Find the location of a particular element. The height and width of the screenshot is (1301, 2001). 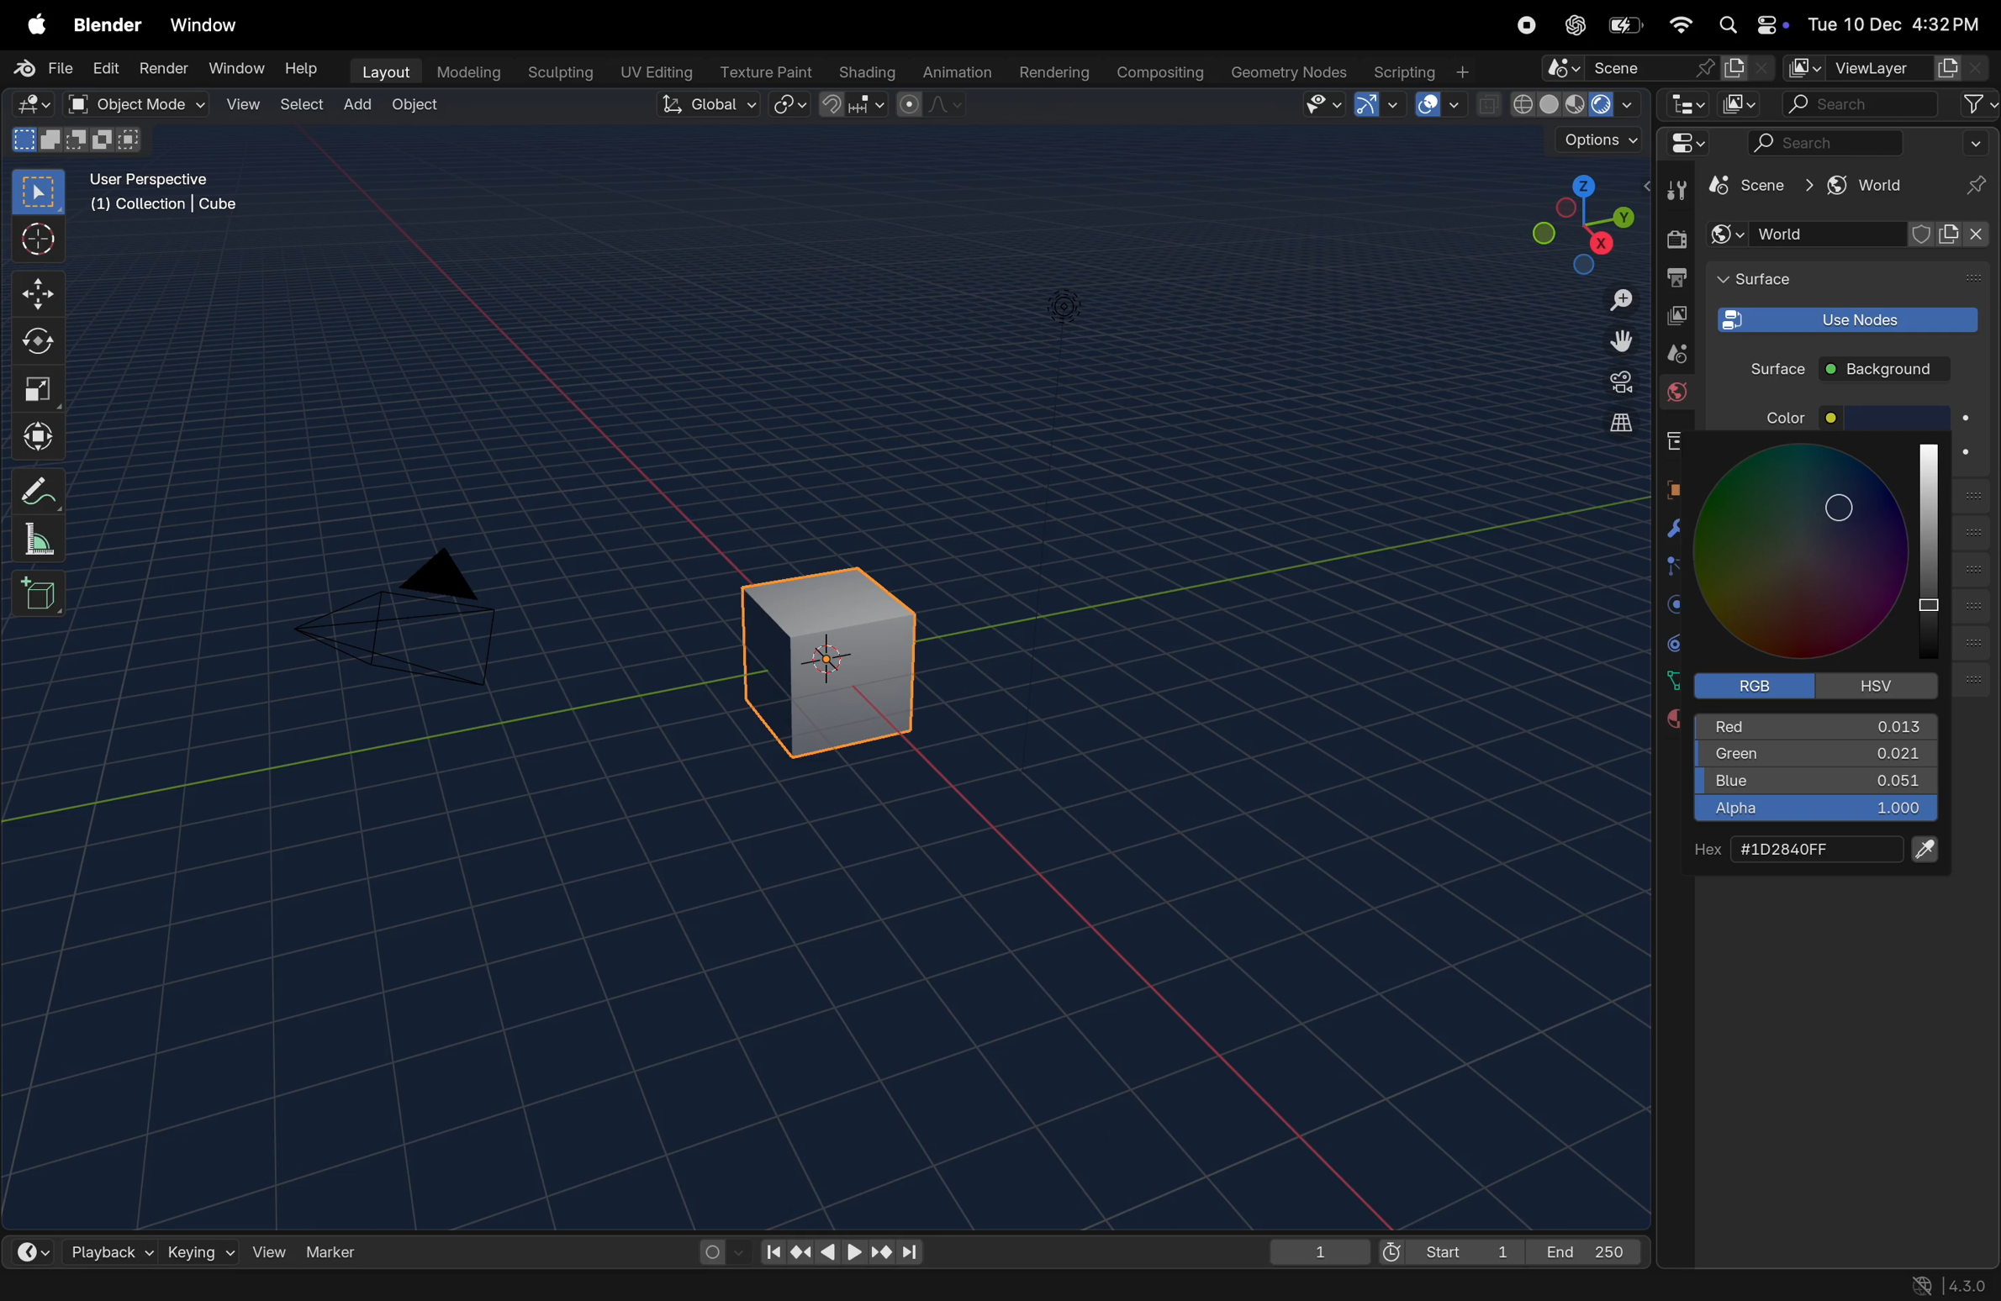

blue is located at coordinates (1816, 783).